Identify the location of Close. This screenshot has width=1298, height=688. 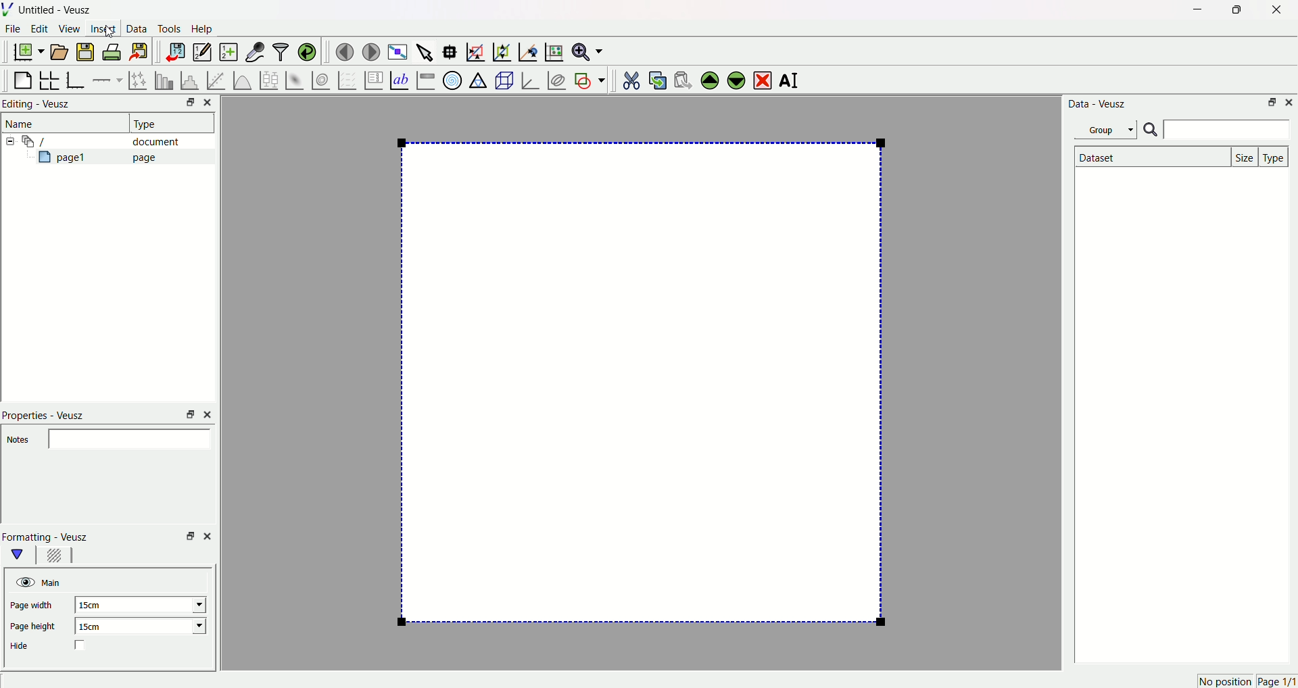
(1290, 103).